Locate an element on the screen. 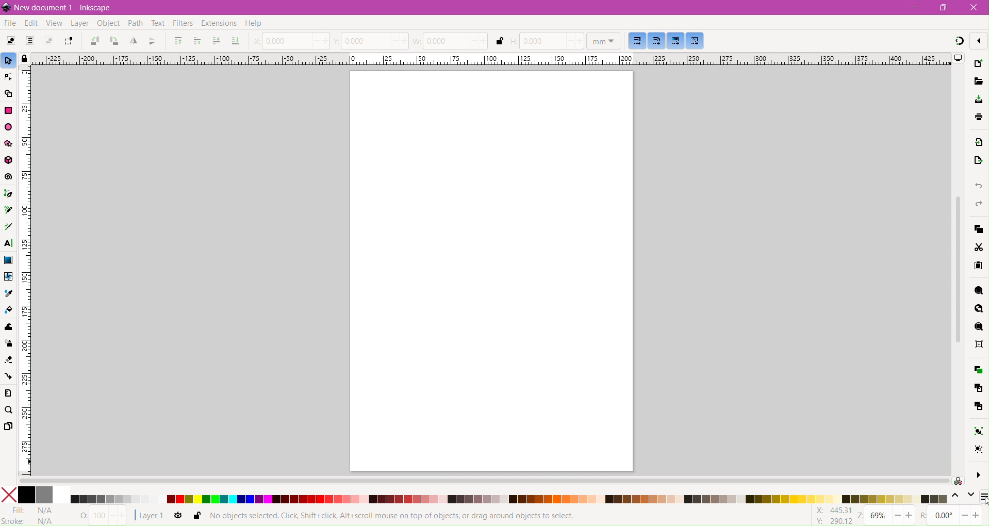 This screenshot has height=526, width=989. Object Flip Horizontal is located at coordinates (133, 42).